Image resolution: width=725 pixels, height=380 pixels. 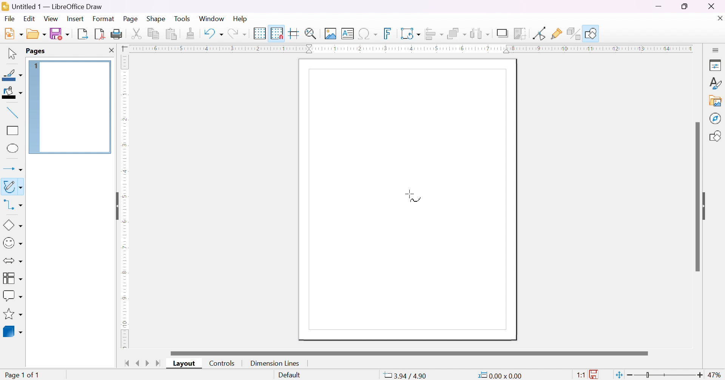 I want to click on edit, so click(x=29, y=18).